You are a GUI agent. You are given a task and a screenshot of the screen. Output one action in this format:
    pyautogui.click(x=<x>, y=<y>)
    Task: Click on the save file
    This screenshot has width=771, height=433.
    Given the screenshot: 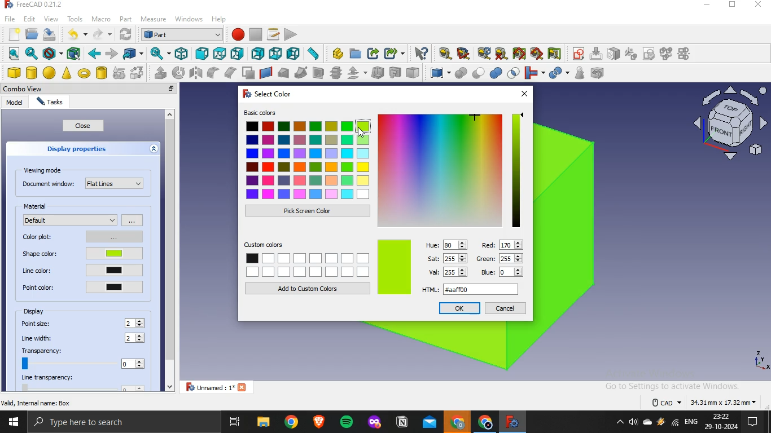 What is the action you would take?
    pyautogui.click(x=50, y=34)
    